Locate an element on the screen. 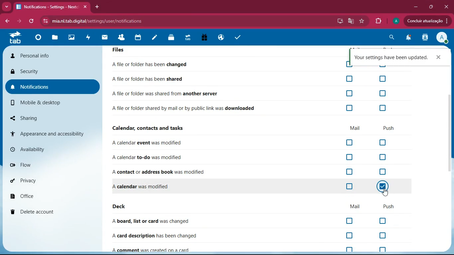 The height and width of the screenshot is (255, 454). off is located at coordinates (348, 157).